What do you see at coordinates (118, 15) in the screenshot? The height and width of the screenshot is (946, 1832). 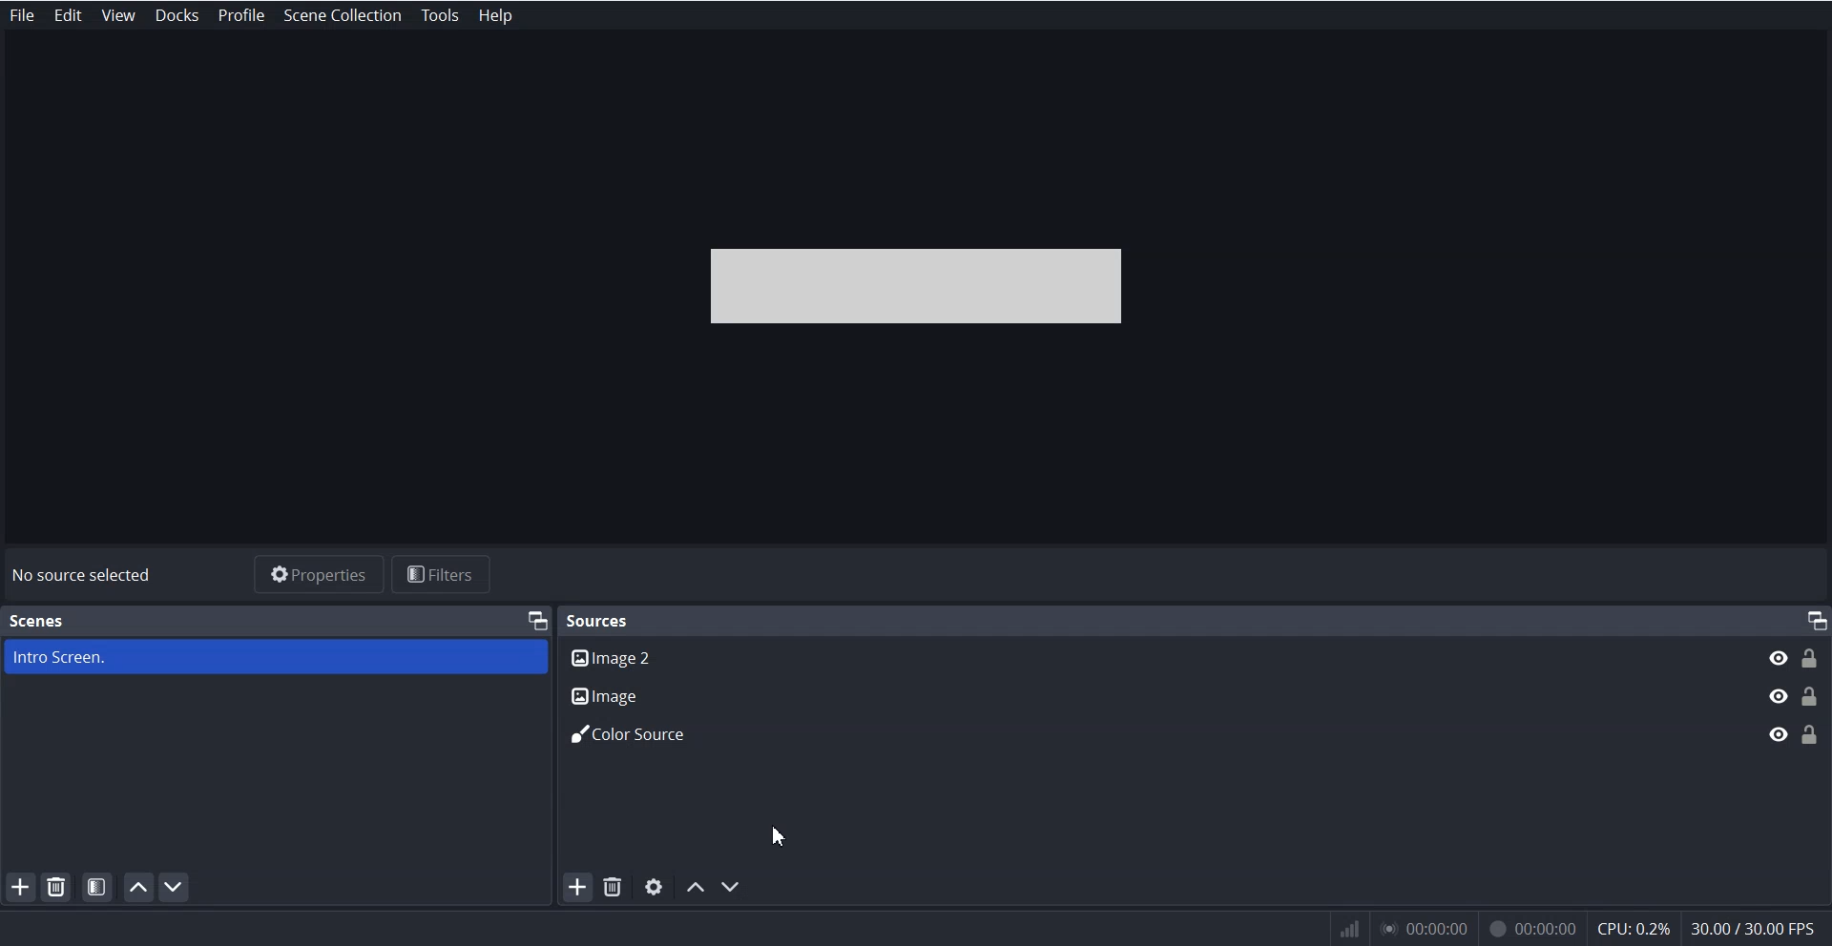 I see `View` at bounding box center [118, 15].